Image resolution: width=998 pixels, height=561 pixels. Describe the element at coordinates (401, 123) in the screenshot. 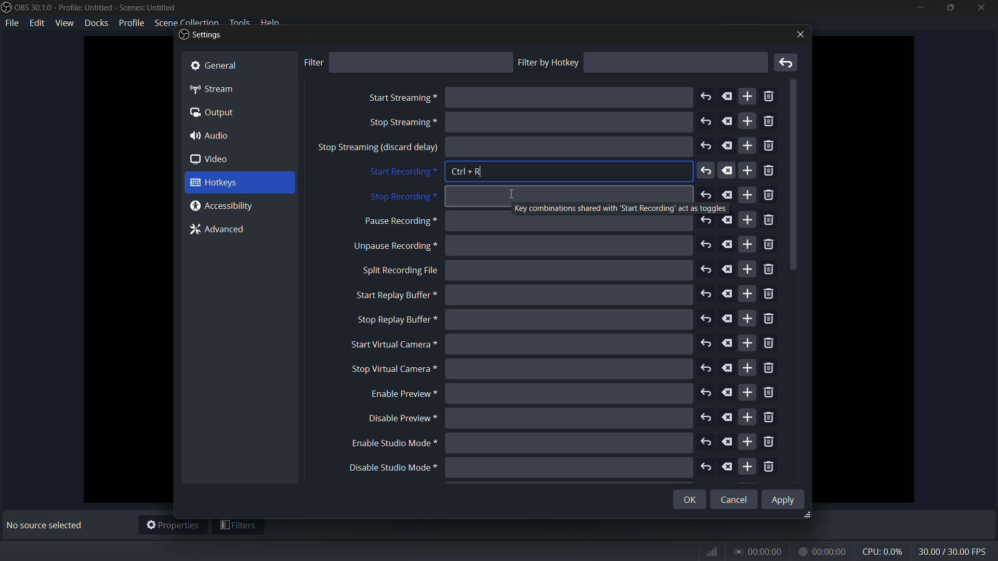

I see `stop screaming` at that location.